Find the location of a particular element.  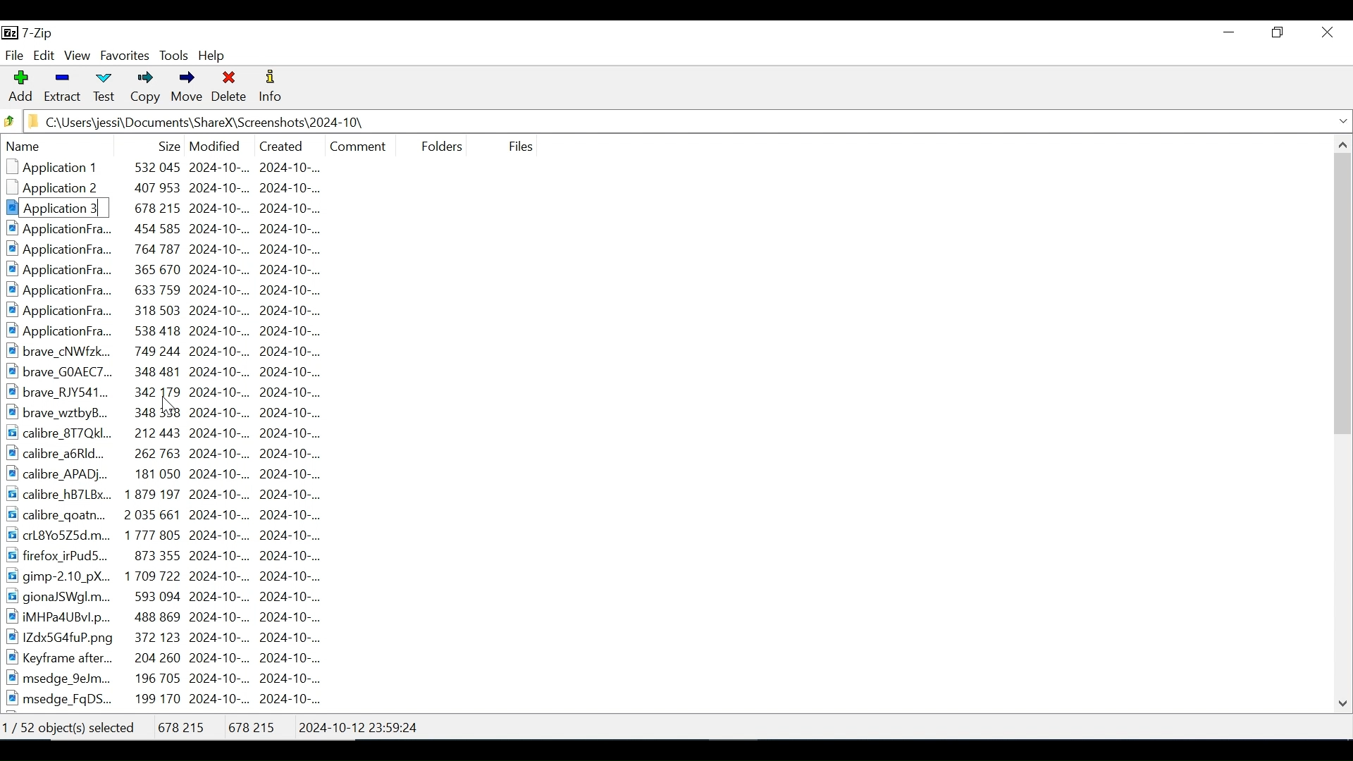

msedge_FgDS... 199 170 2024-10-... 2024-10-... is located at coordinates (166, 700).